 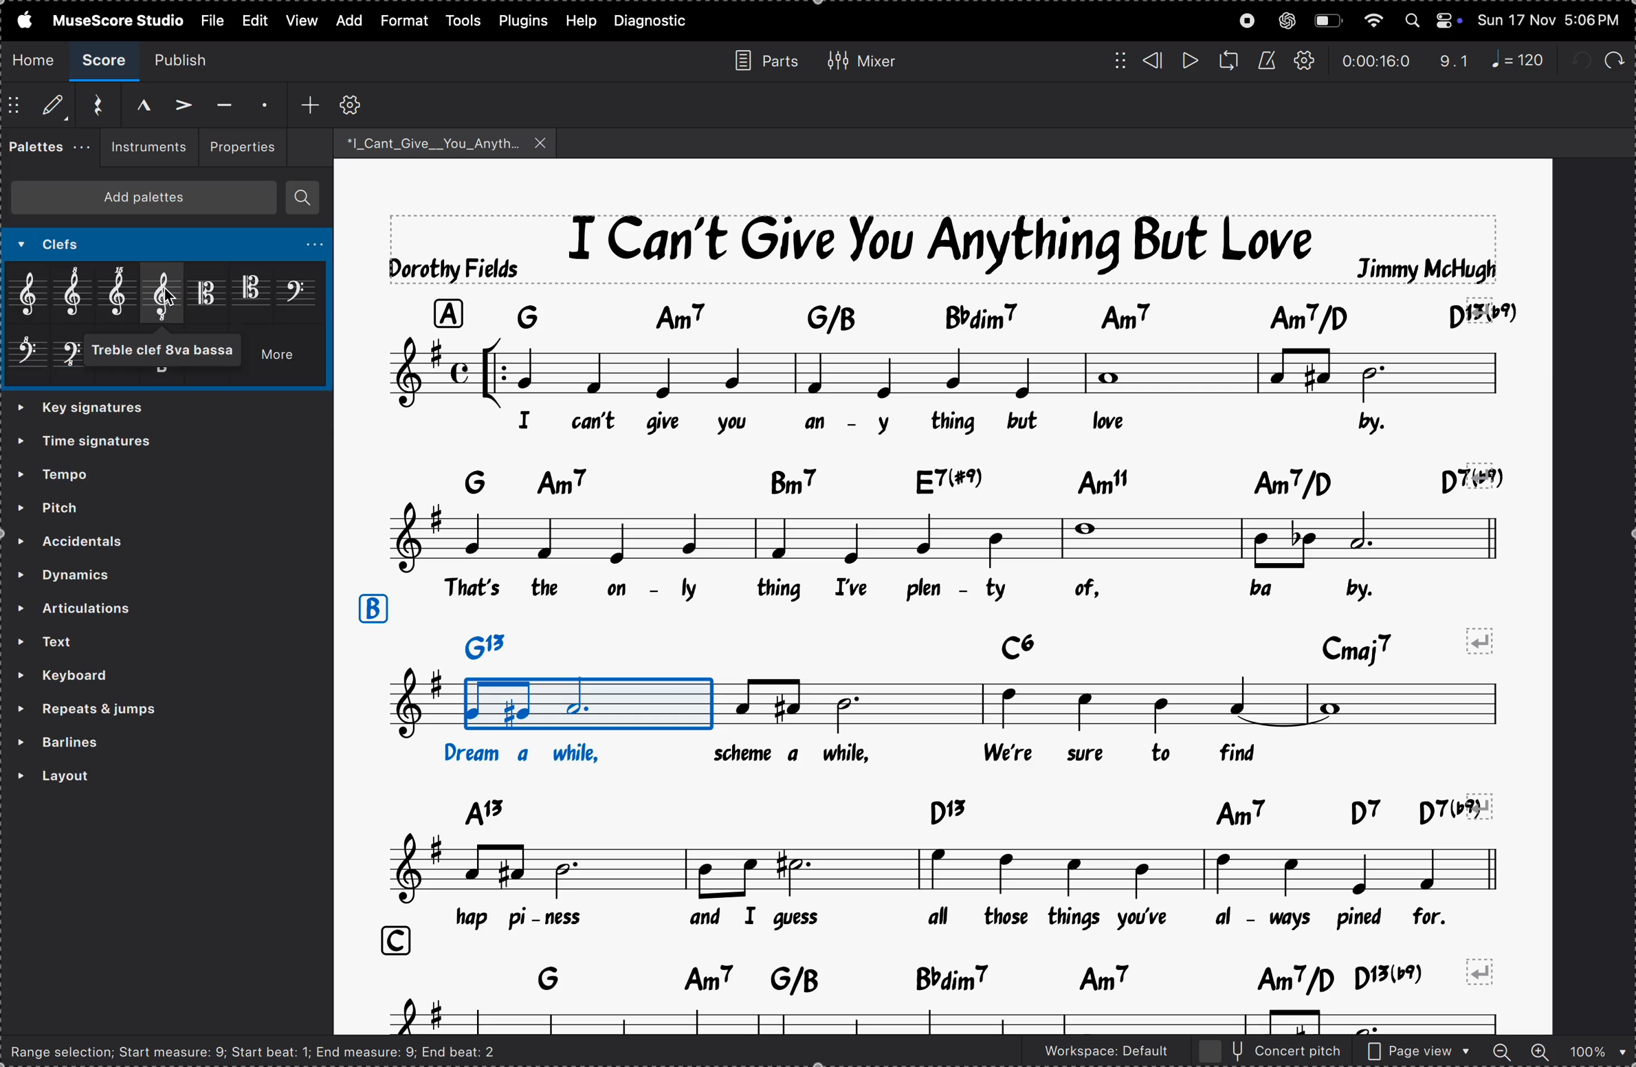 I want to click on search, so click(x=303, y=198).